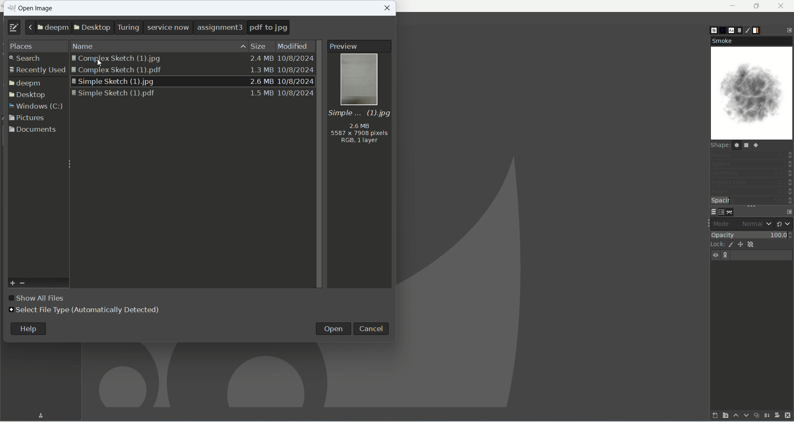  I want to click on smoke, so click(753, 94).